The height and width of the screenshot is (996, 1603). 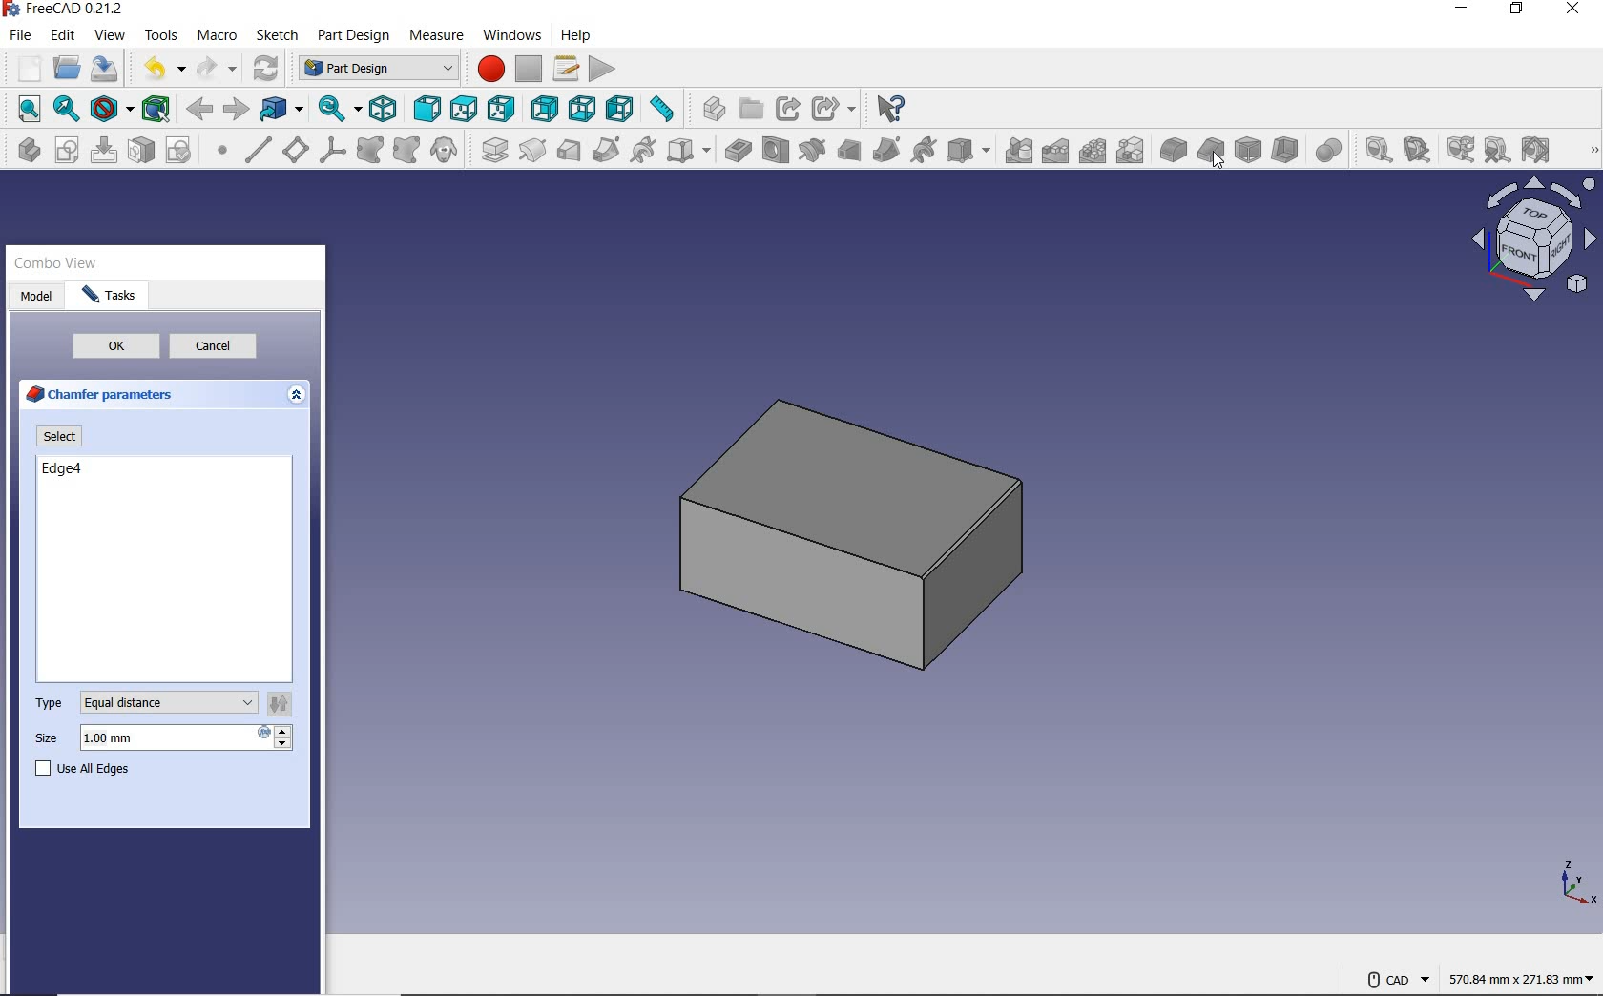 What do you see at coordinates (622, 109) in the screenshot?
I see `left` at bounding box center [622, 109].